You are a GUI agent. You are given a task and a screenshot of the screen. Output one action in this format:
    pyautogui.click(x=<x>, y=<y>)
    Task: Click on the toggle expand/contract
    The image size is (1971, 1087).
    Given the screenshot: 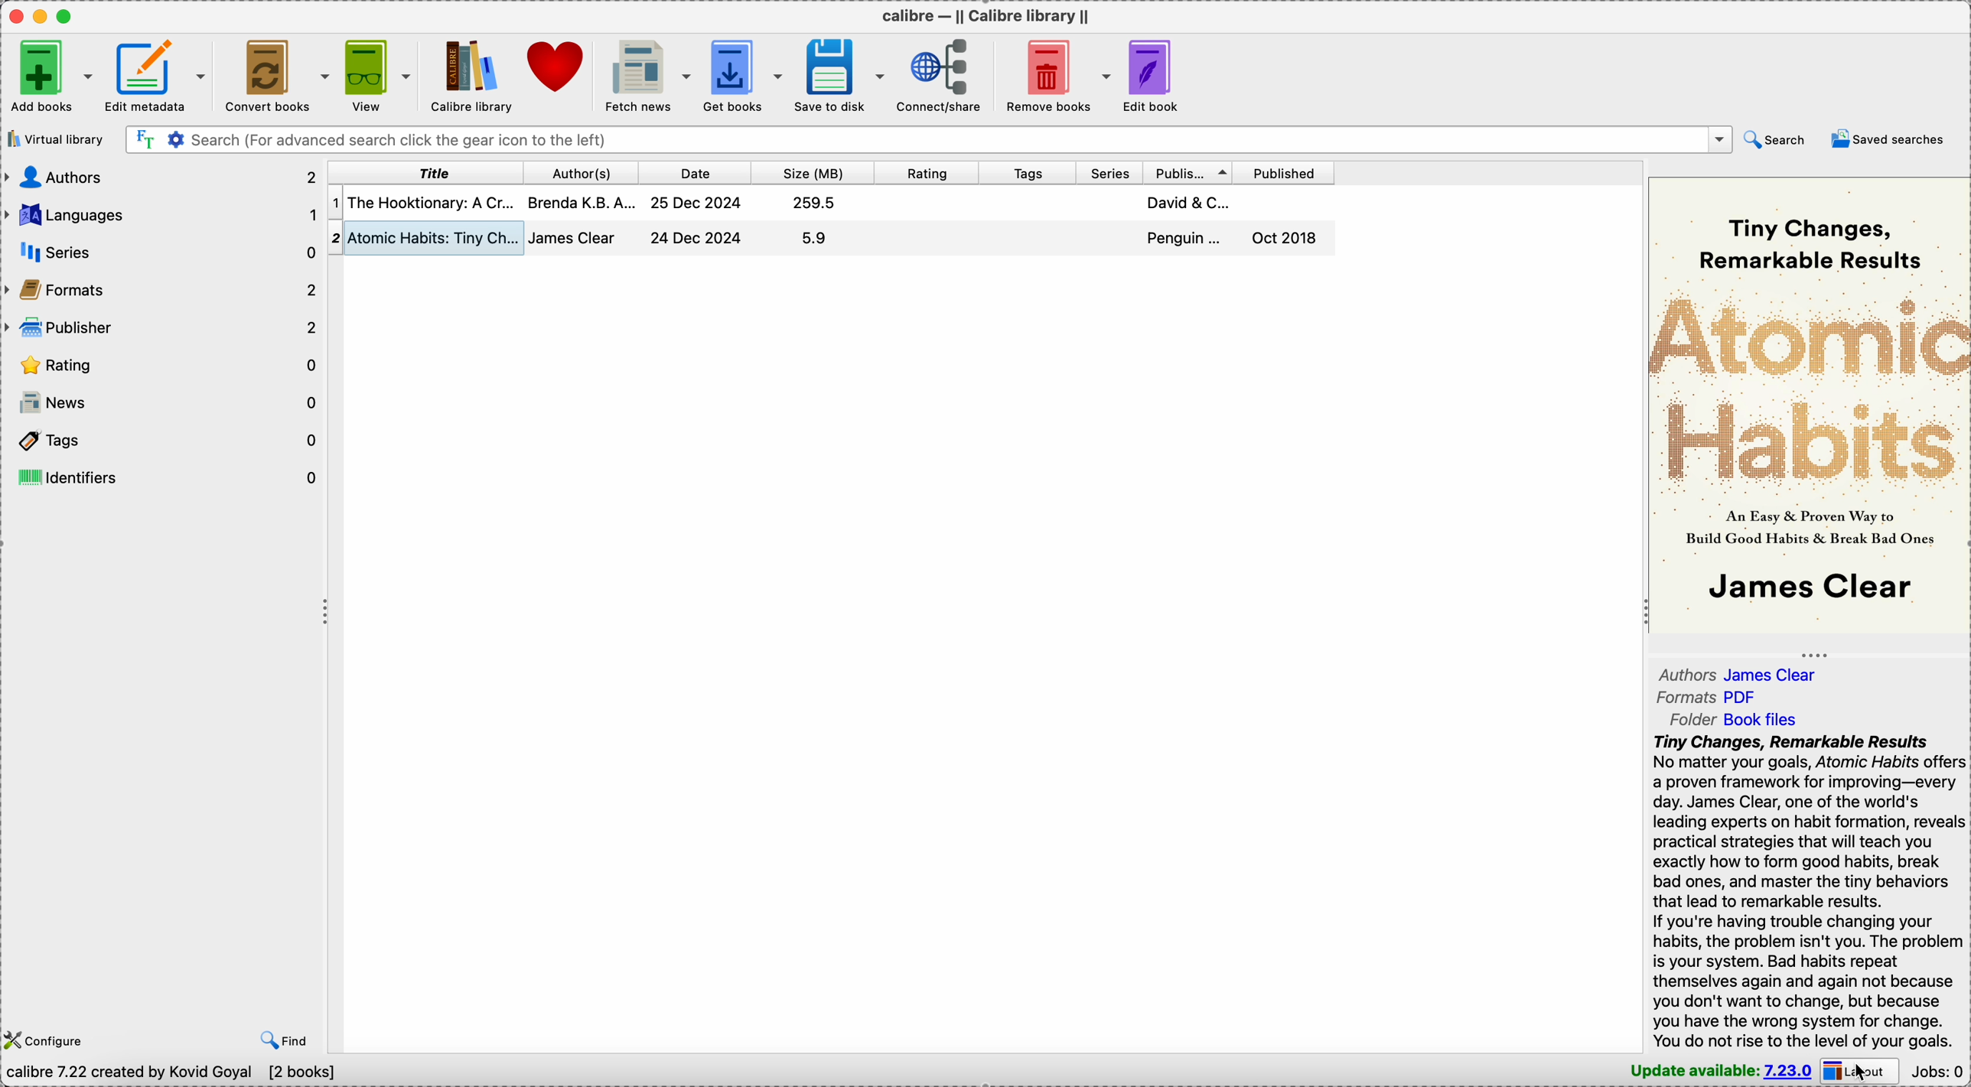 What is the action you would take?
    pyautogui.click(x=327, y=613)
    